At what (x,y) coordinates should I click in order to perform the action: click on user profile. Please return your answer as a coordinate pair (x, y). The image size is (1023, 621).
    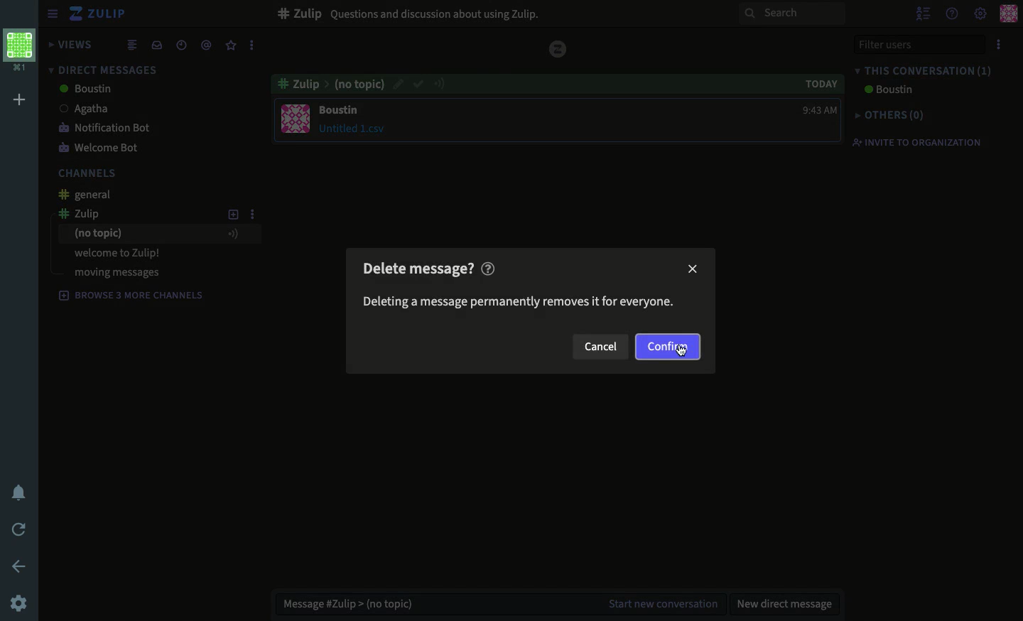
    Looking at the image, I should click on (1007, 13).